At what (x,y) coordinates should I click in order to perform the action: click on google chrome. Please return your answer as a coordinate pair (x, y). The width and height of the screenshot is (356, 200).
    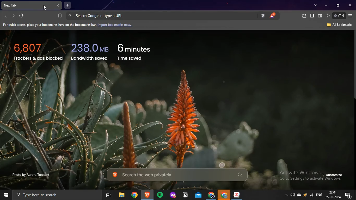
    Looking at the image, I should click on (135, 195).